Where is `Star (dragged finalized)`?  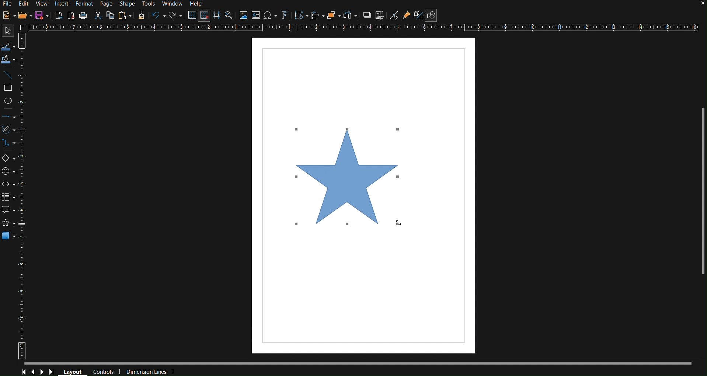 Star (dragged finalized) is located at coordinates (349, 175).